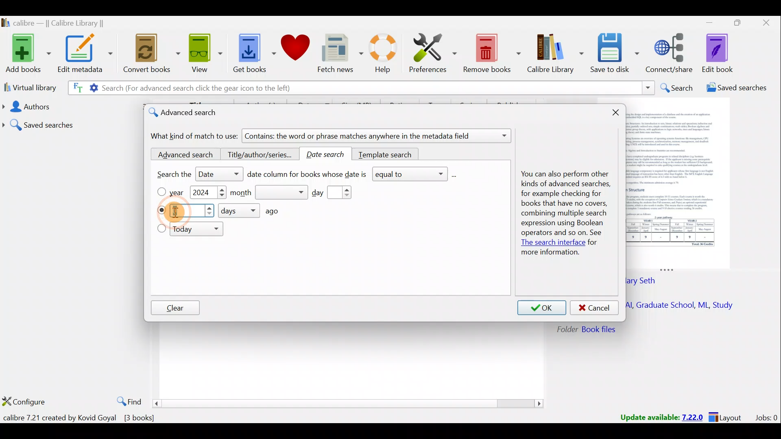 The width and height of the screenshot is (781, 439). What do you see at coordinates (256, 211) in the screenshot?
I see `How many days ago?` at bounding box center [256, 211].